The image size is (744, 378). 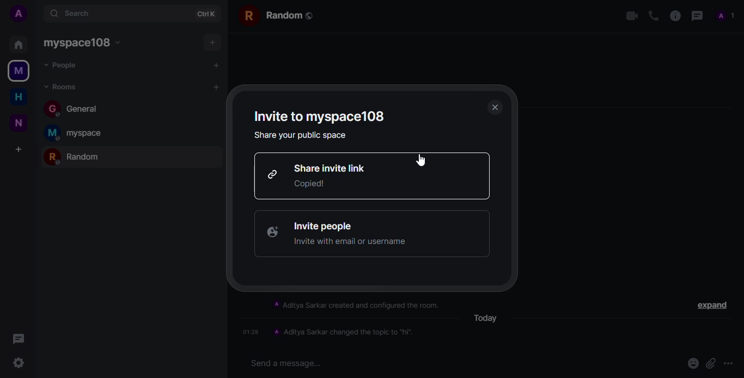 What do you see at coordinates (733, 362) in the screenshot?
I see `more` at bounding box center [733, 362].